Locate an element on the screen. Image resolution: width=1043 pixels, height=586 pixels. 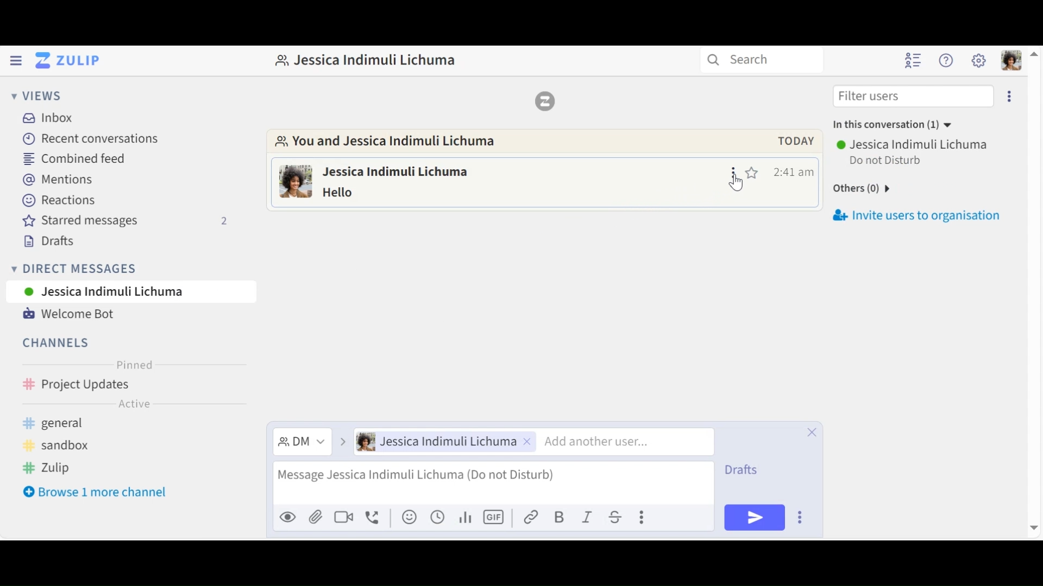
Time is located at coordinates (794, 171).